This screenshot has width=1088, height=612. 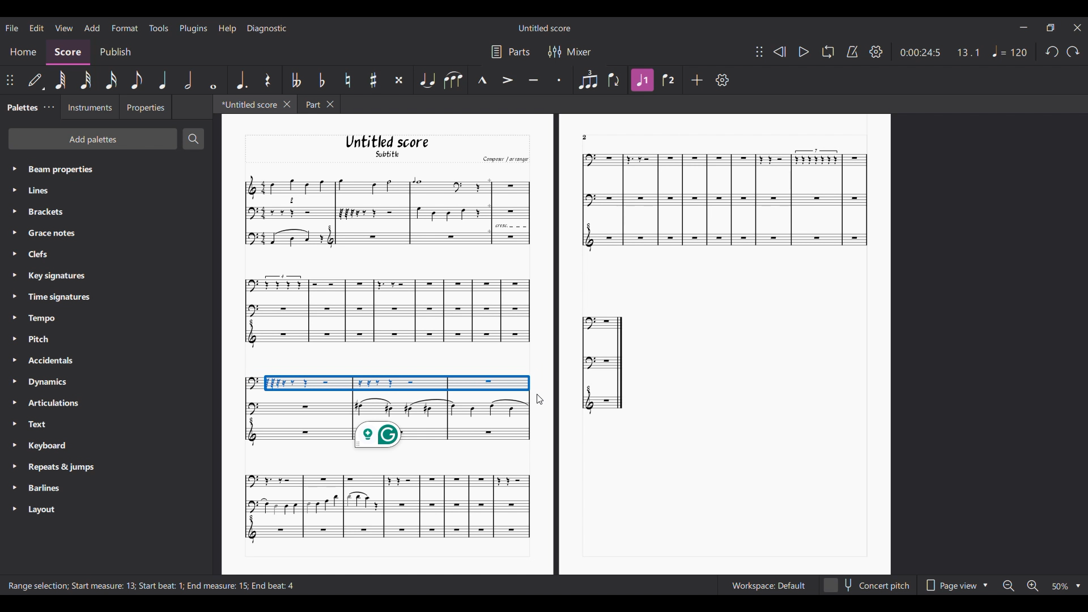 I want to click on Properties , so click(x=145, y=107).